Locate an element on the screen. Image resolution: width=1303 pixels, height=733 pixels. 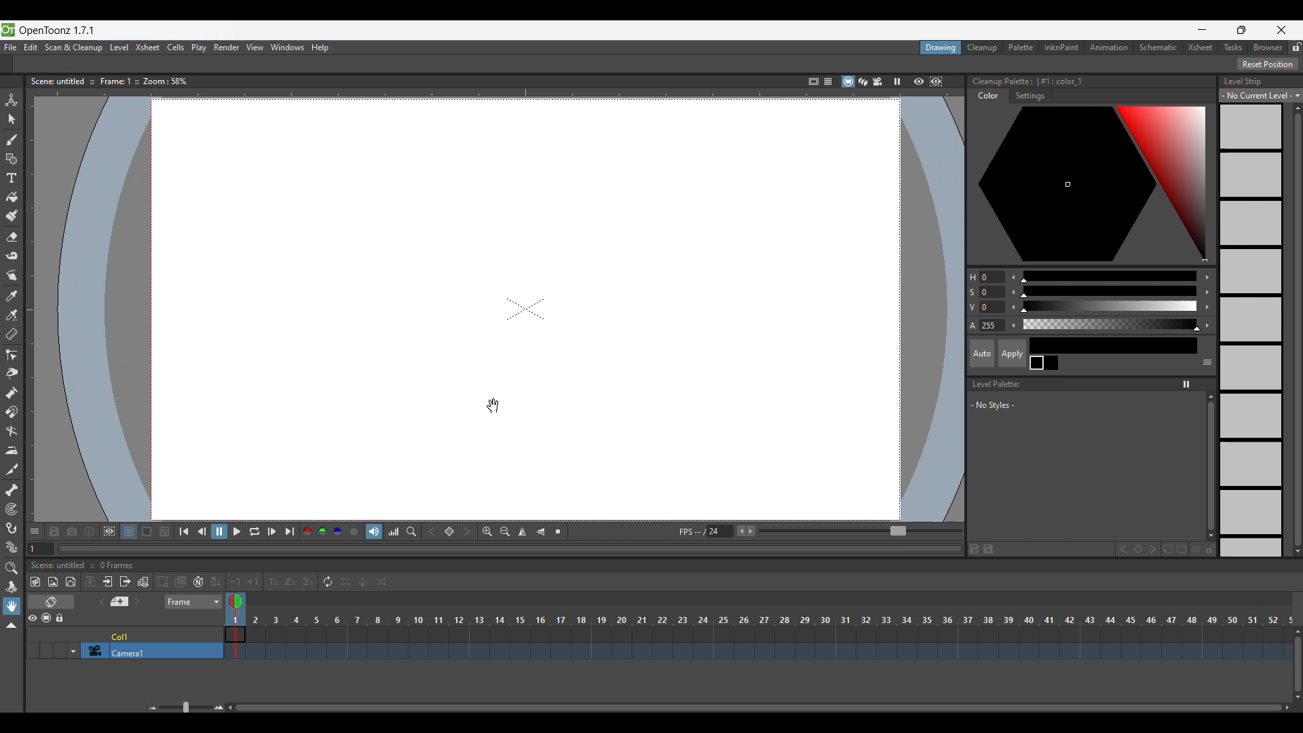
Fill in empty cells is located at coordinates (216, 582).